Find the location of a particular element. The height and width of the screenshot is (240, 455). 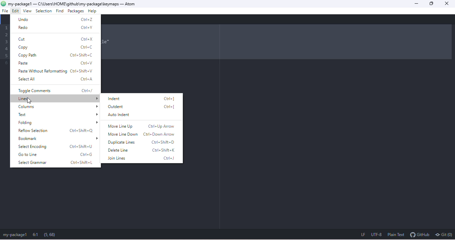

select all is located at coordinates (56, 80).